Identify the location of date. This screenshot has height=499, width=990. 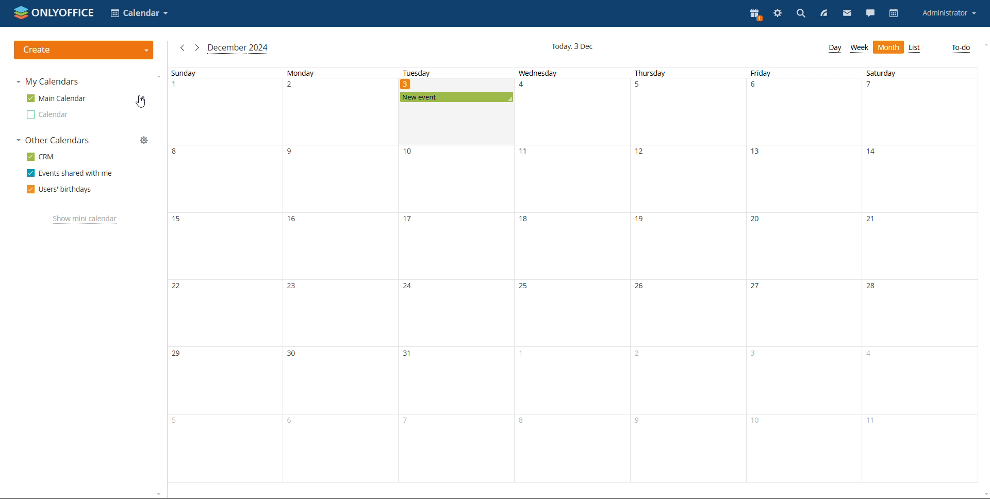
(224, 246).